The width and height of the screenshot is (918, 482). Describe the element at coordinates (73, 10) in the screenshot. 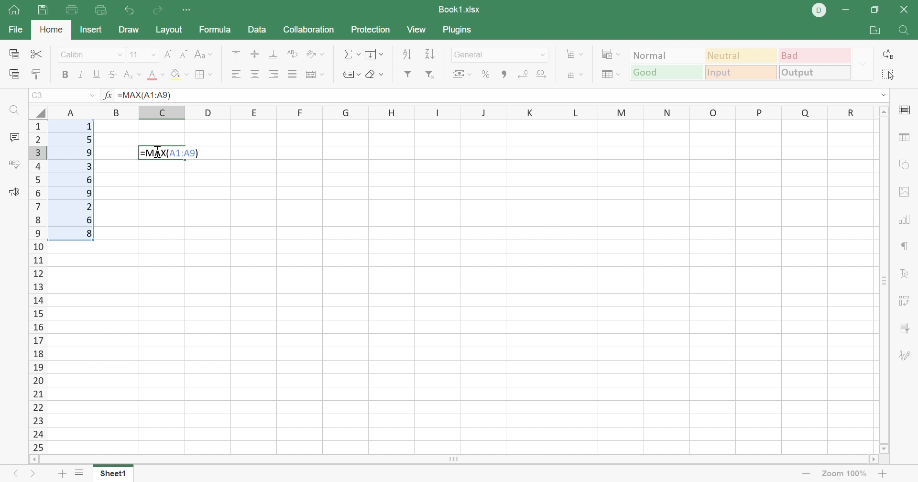

I see `print` at that location.